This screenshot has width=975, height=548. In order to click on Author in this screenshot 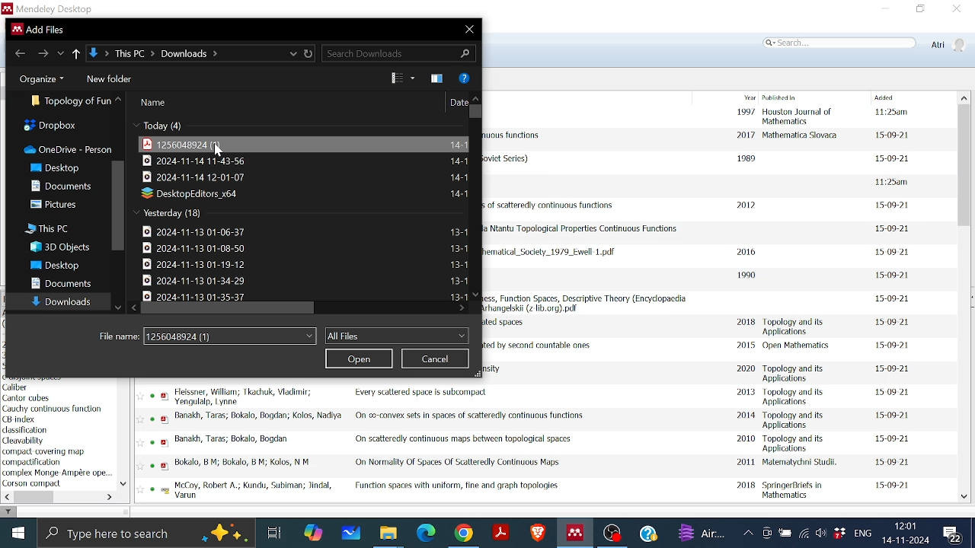, I will do `click(250, 397)`.